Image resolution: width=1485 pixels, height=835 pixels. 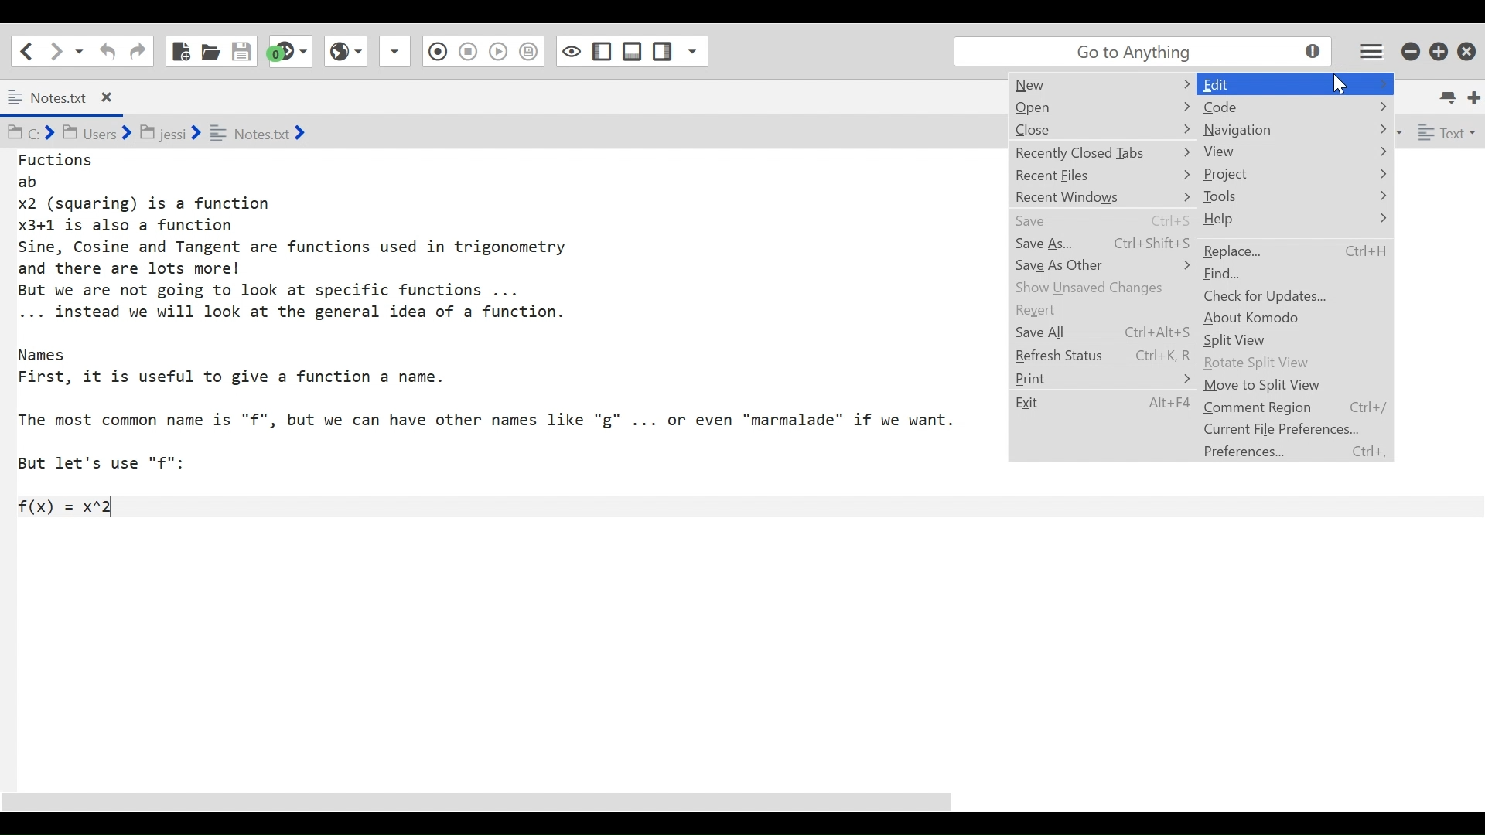 I want to click on Close, so click(x=1469, y=48).